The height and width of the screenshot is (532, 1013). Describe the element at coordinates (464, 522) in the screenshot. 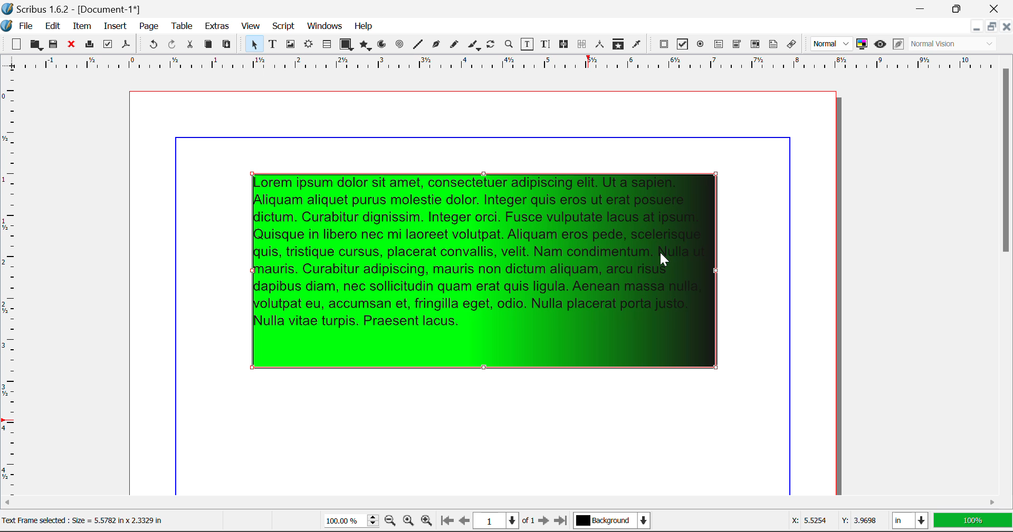

I see `Previous Page` at that location.